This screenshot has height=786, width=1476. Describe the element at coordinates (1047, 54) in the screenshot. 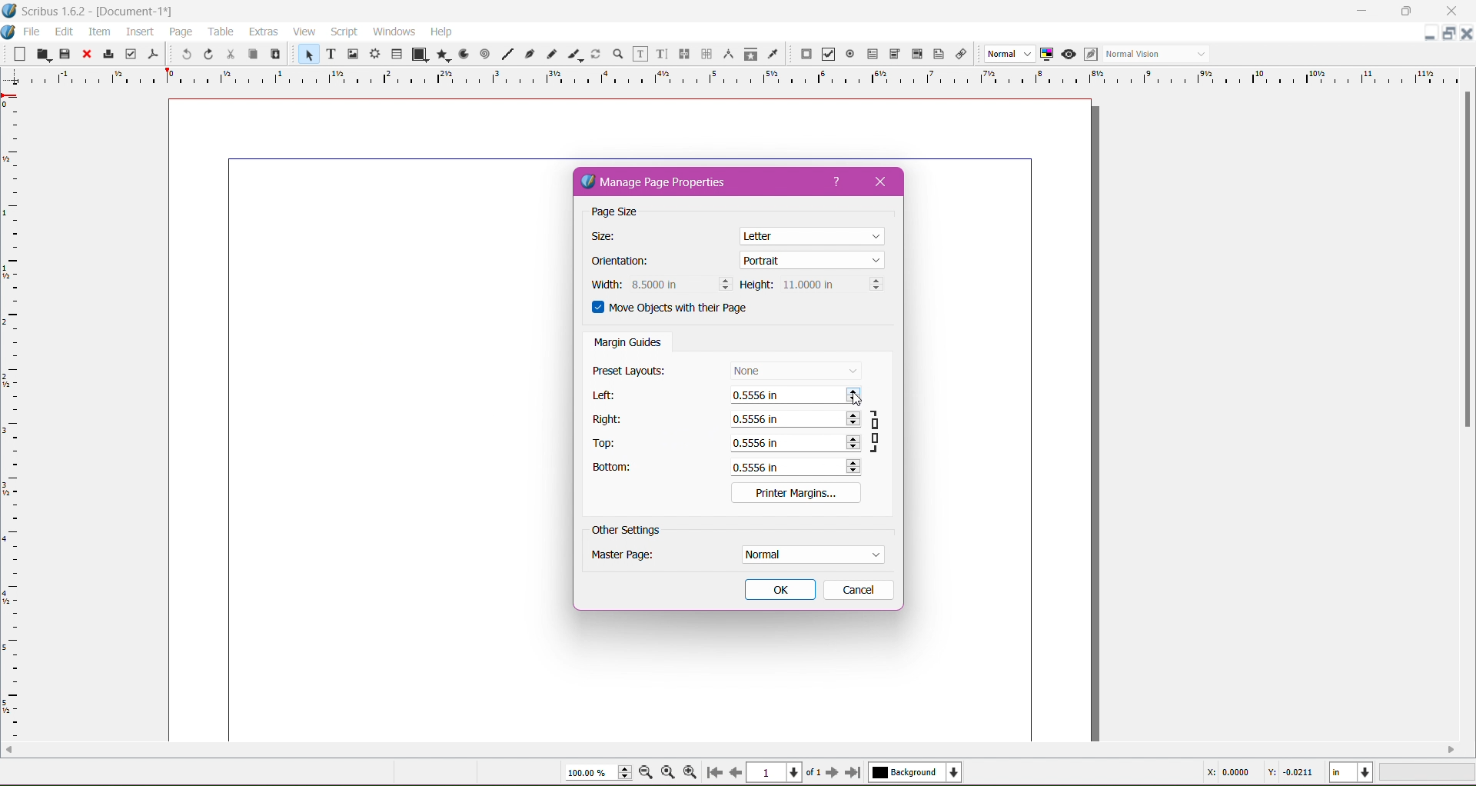

I see `Toggle Color Management System` at that location.